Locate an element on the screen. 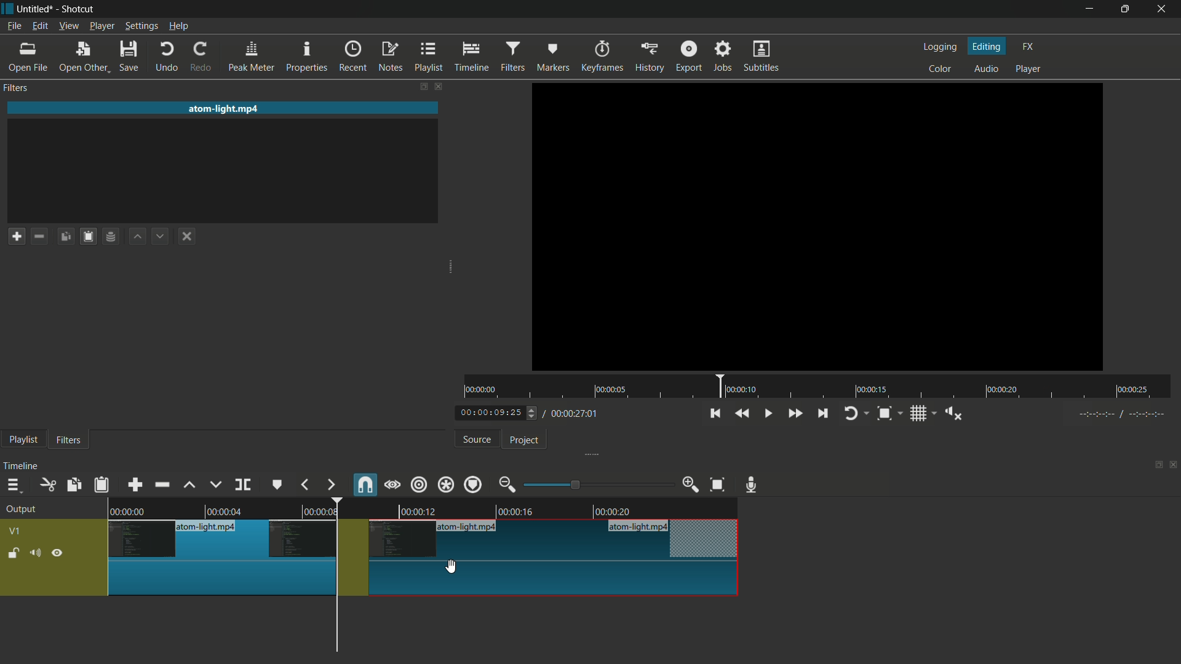  change layout is located at coordinates (418, 86).